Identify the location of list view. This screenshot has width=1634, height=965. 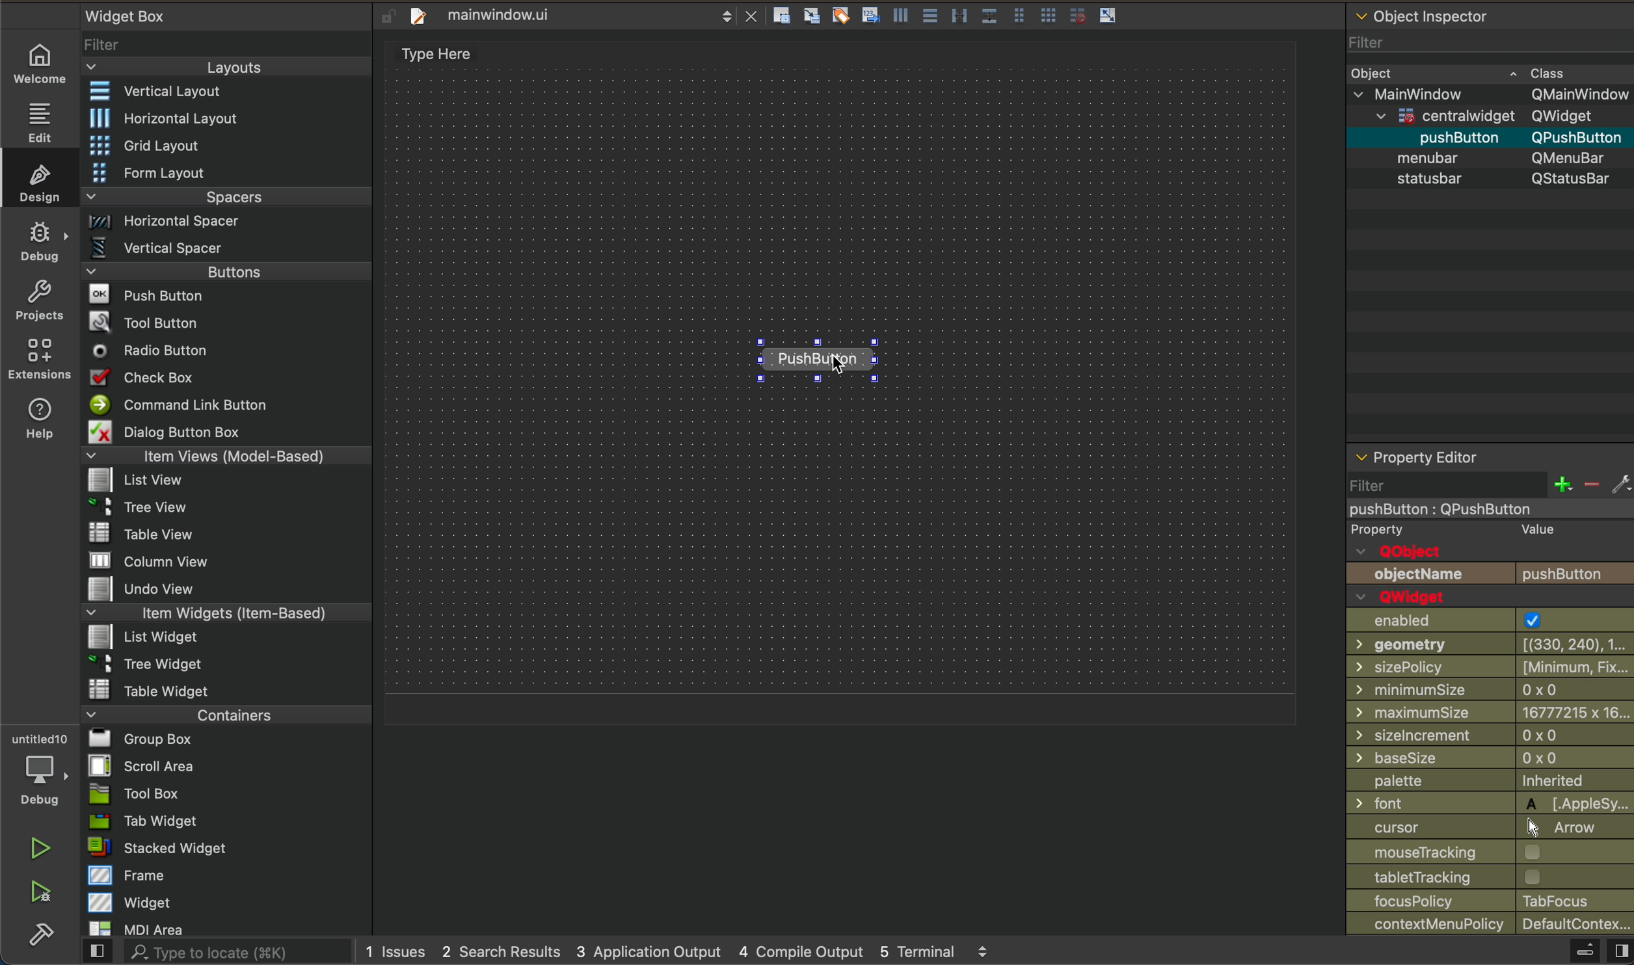
(227, 481).